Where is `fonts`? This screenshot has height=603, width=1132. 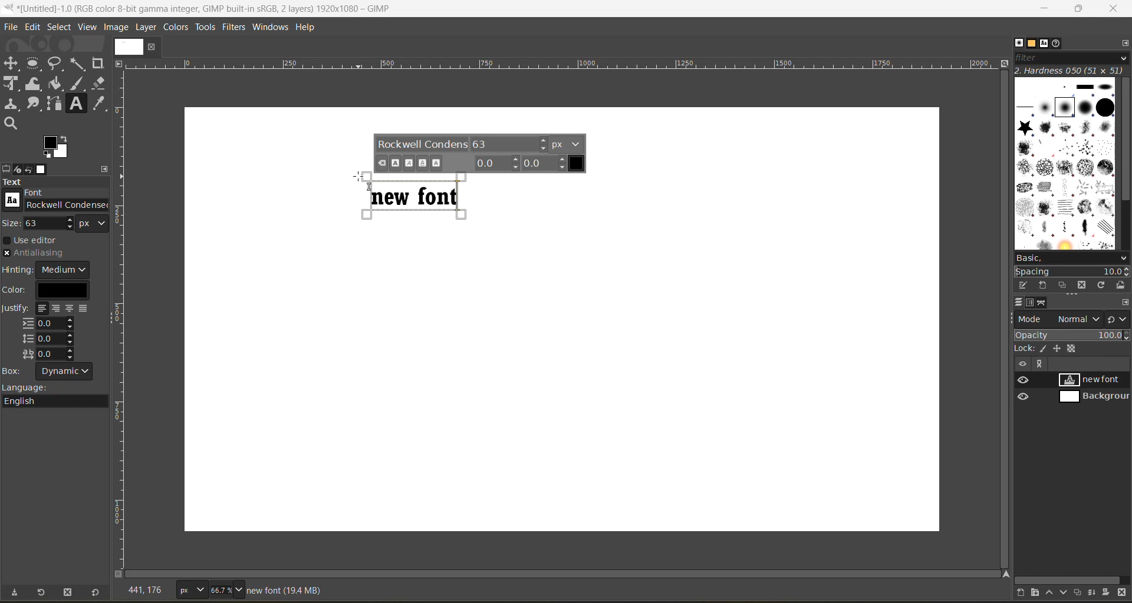 fonts is located at coordinates (1046, 44).